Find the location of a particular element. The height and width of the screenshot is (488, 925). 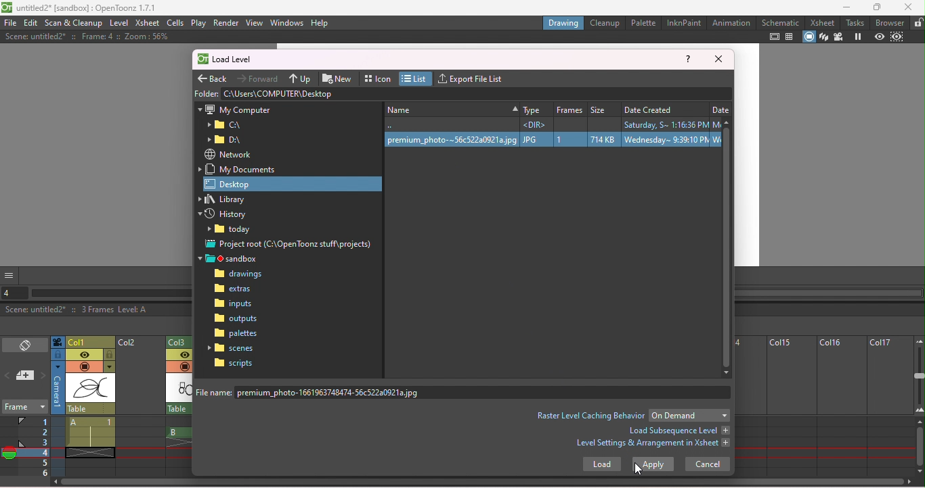

click to select the parent object is located at coordinates (91, 409).